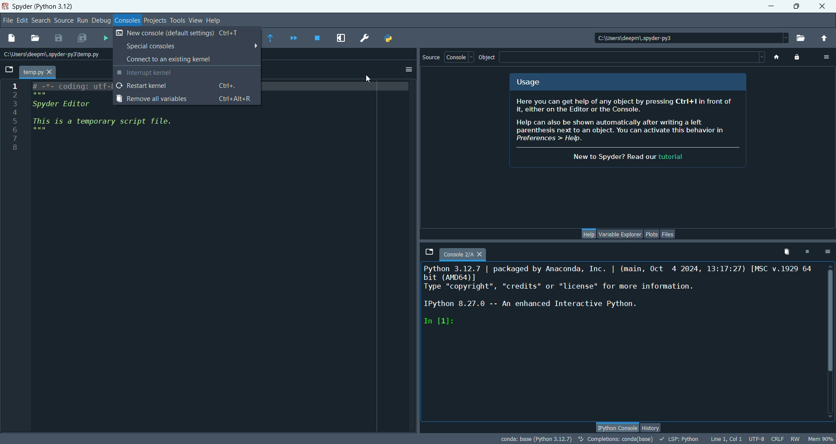  Describe the element at coordinates (827, 57) in the screenshot. I see `options` at that location.